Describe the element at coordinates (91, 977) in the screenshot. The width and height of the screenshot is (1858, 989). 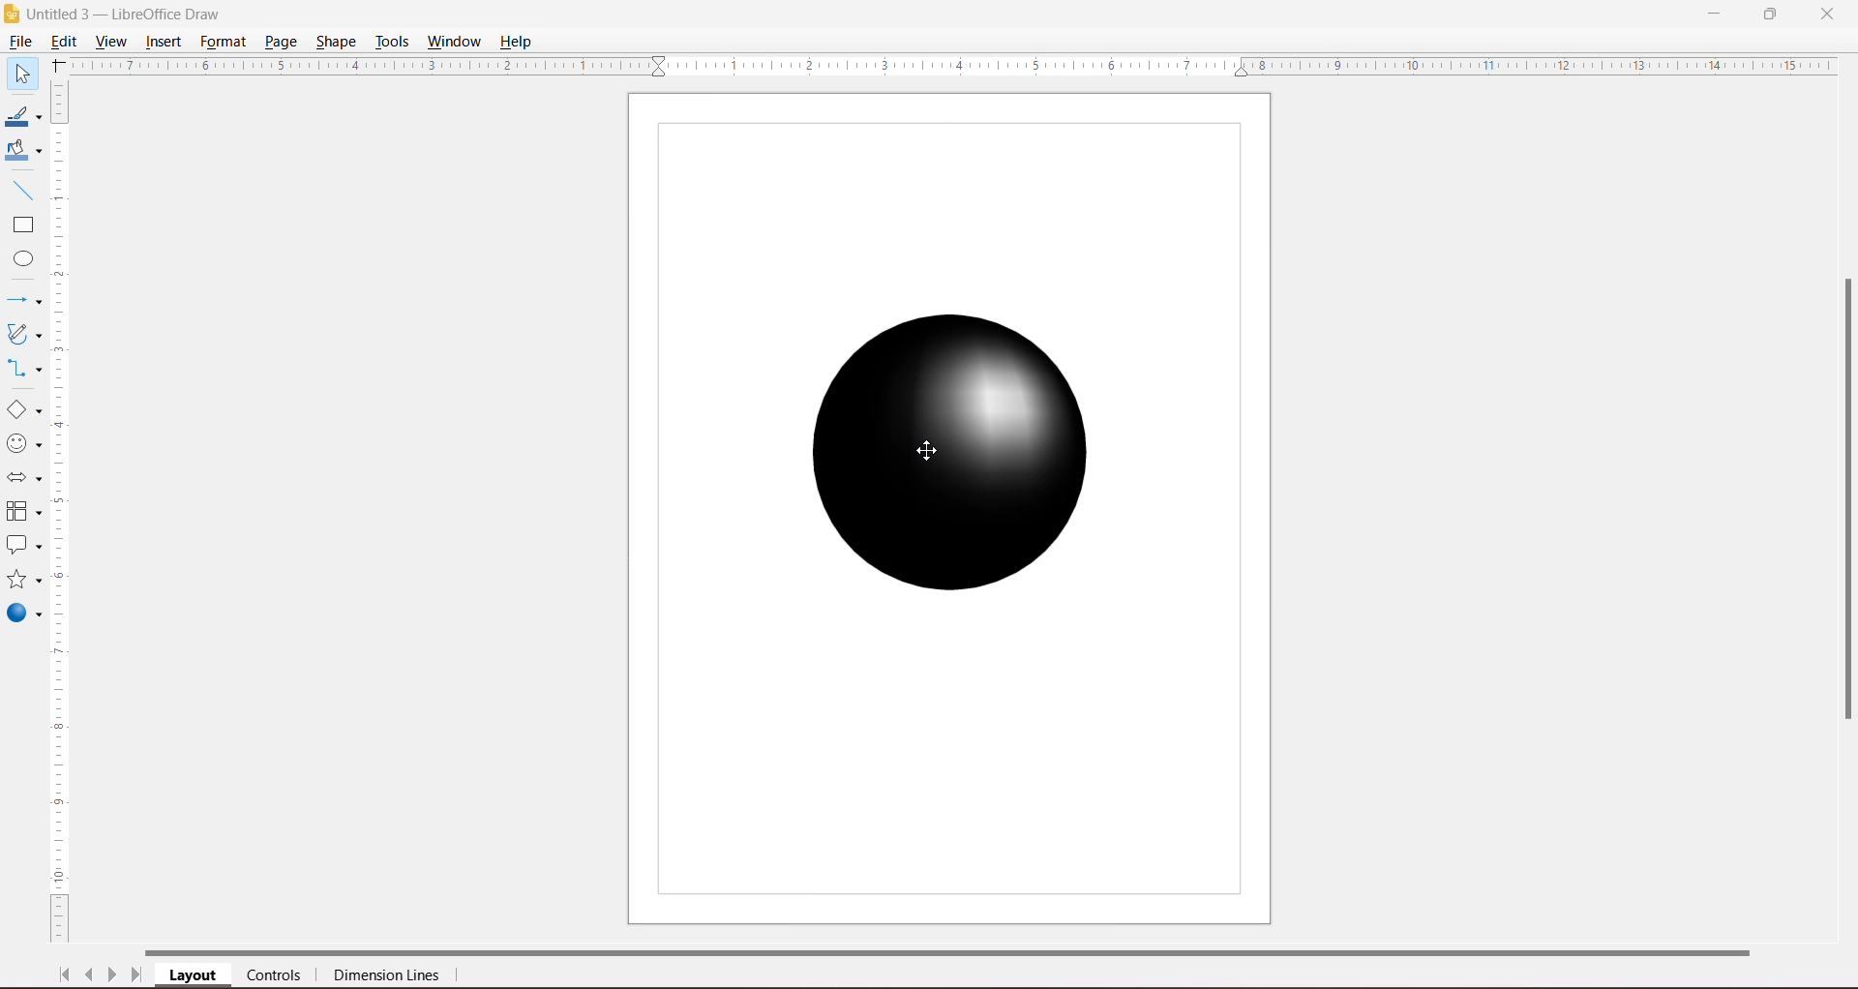
I see `Scroll to previous page` at that location.